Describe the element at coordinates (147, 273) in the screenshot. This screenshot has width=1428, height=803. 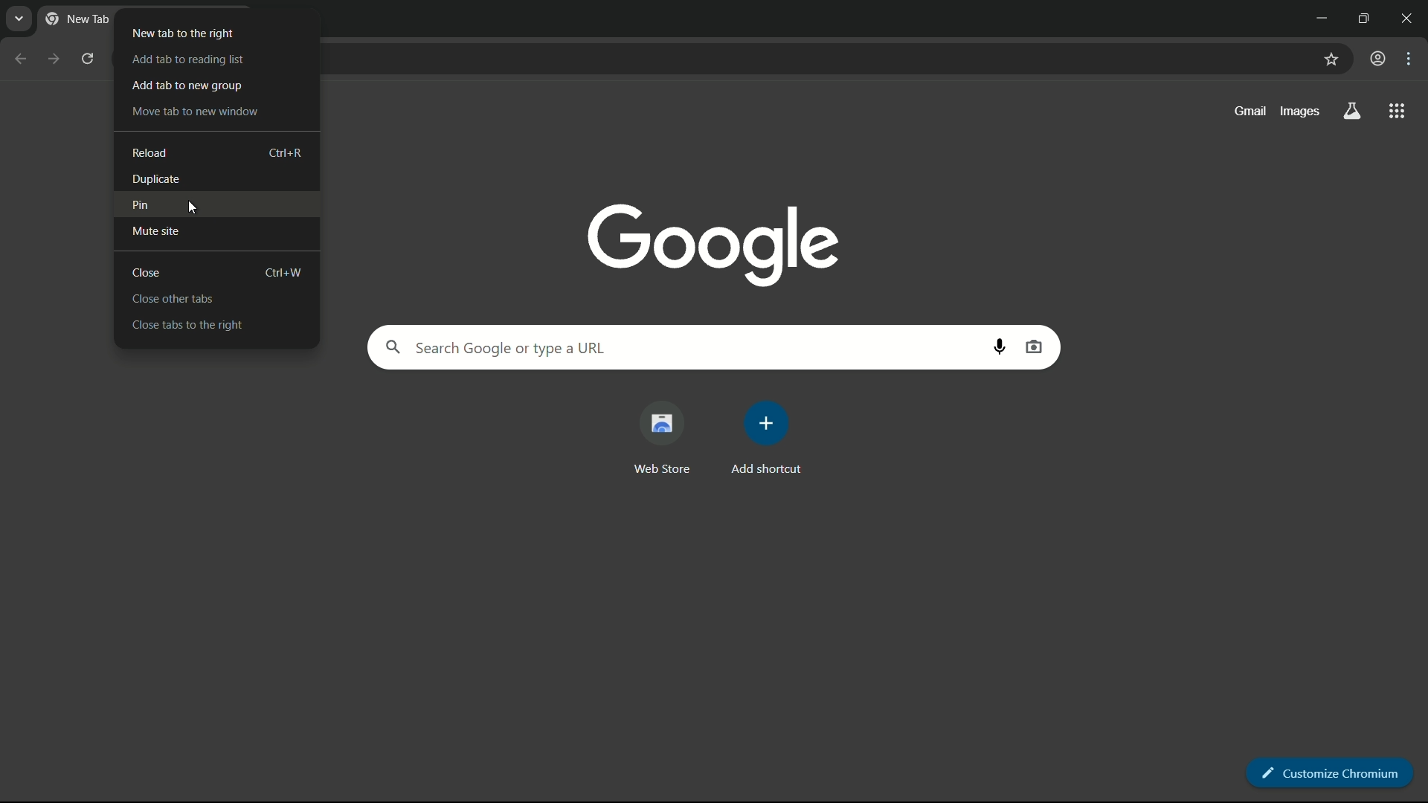
I see `close` at that location.